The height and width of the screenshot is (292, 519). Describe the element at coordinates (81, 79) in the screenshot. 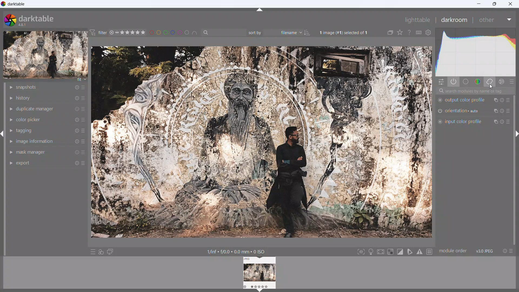

I see `fit` at that location.